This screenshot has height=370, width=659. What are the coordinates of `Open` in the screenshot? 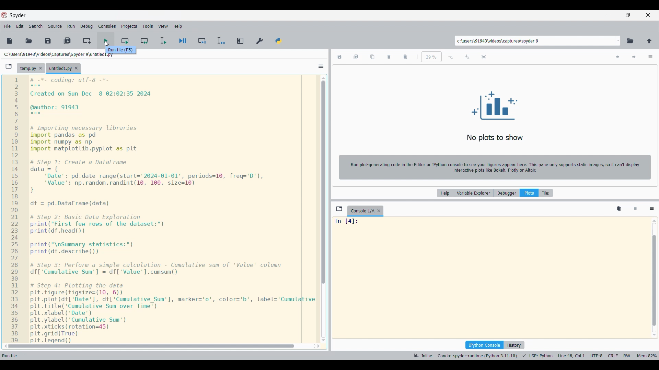 It's located at (29, 40).